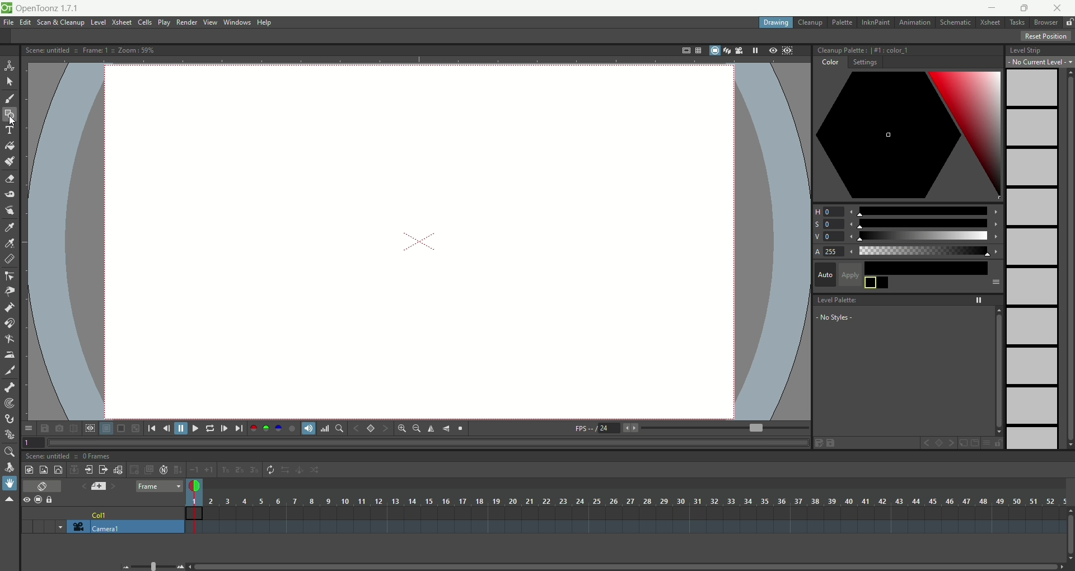 The height and width of the screenshot is (571, 1075). What do you see at coordinates (9, 500) in the screenshot?
I see `collapse toolbar` at bounding box center [9, 500].